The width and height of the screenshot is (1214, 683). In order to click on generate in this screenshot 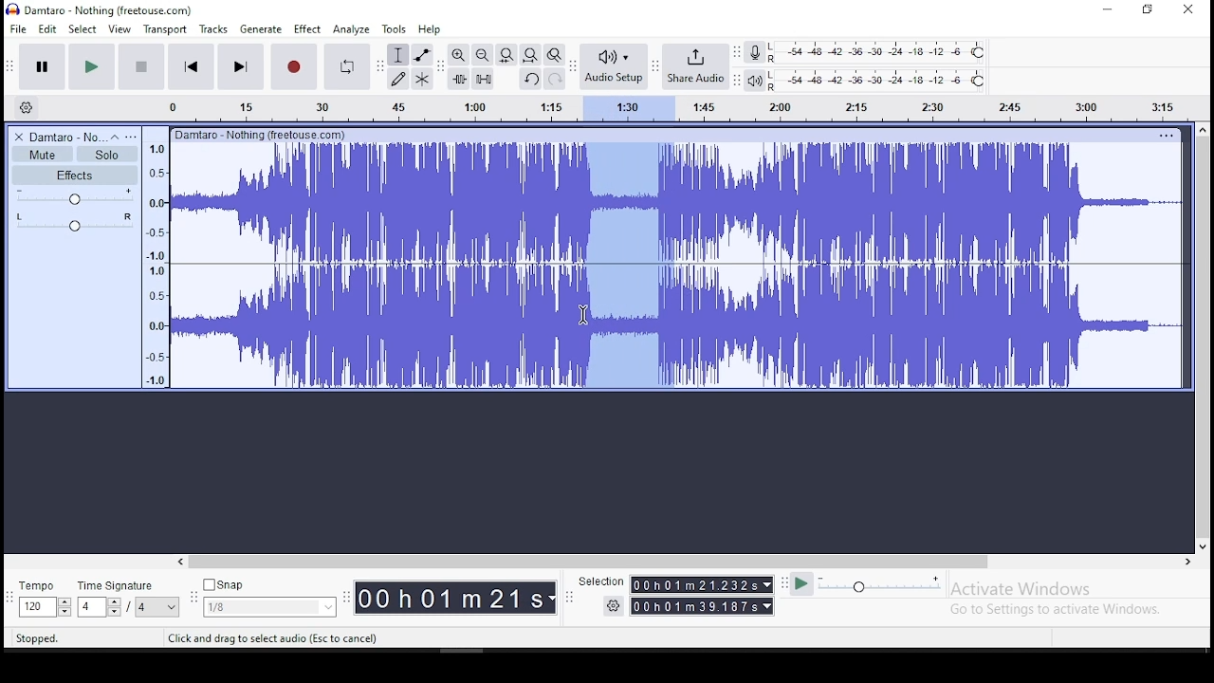, I will do `click(259, 29)`.